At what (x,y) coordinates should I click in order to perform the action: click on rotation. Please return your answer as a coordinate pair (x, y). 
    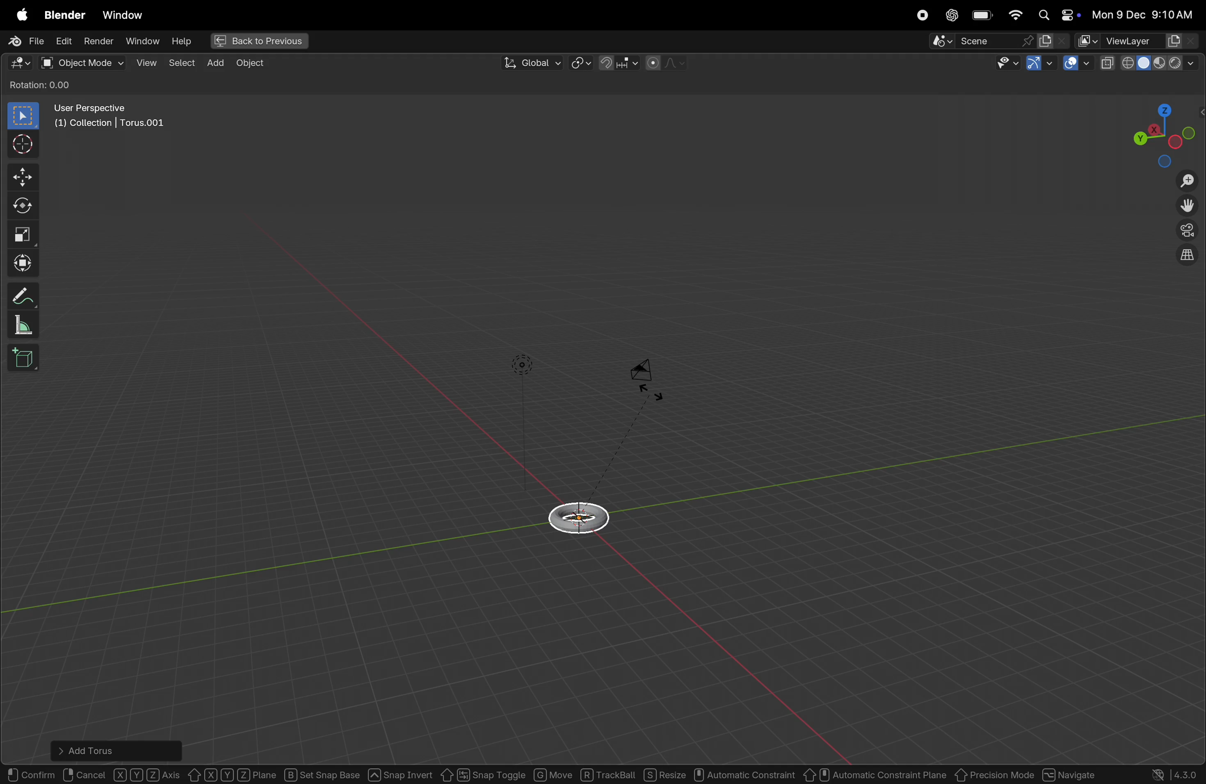
    Looking at the image, I should click on (46, 85).